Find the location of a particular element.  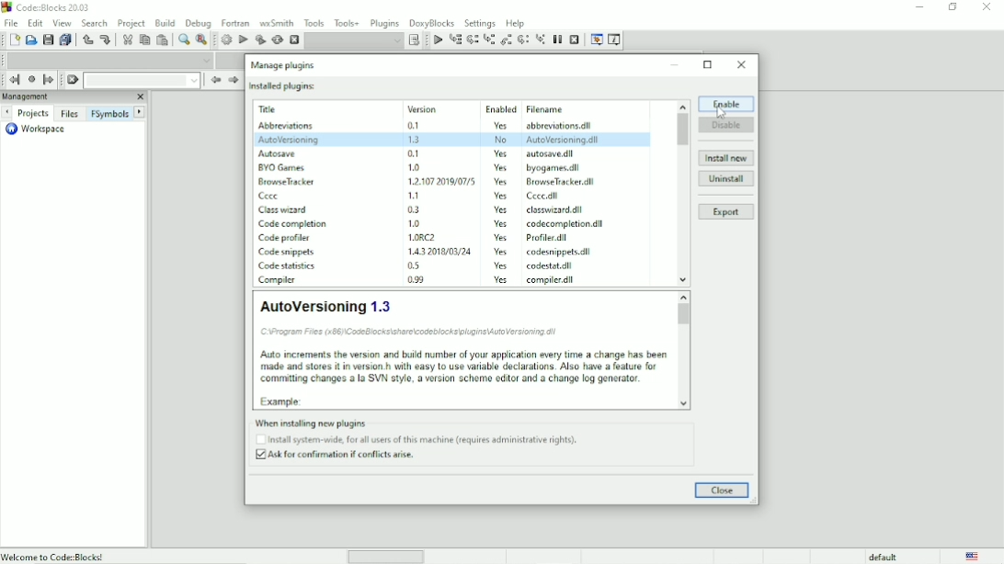

selected plugin  is located at coordinates (452, 139).